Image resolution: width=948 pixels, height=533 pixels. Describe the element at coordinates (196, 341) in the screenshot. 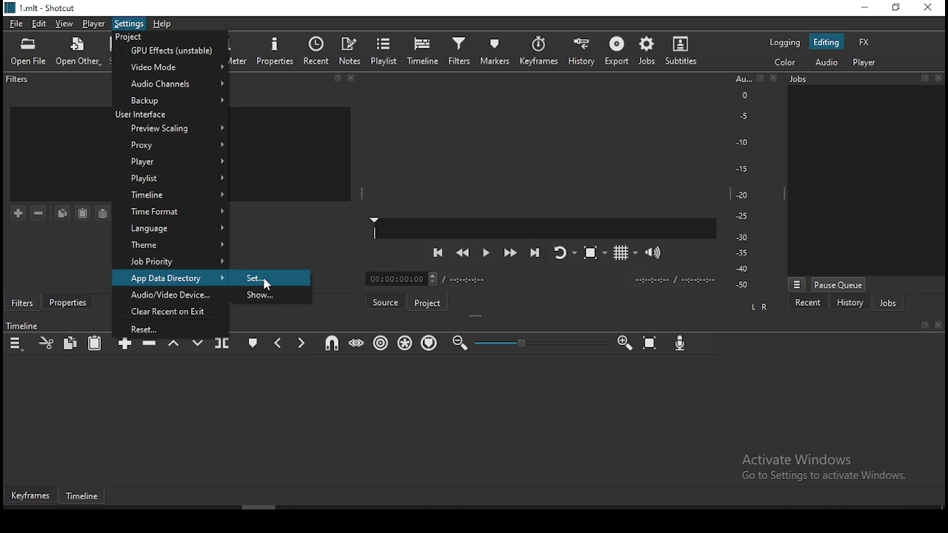

I see `overwrite` at that location.